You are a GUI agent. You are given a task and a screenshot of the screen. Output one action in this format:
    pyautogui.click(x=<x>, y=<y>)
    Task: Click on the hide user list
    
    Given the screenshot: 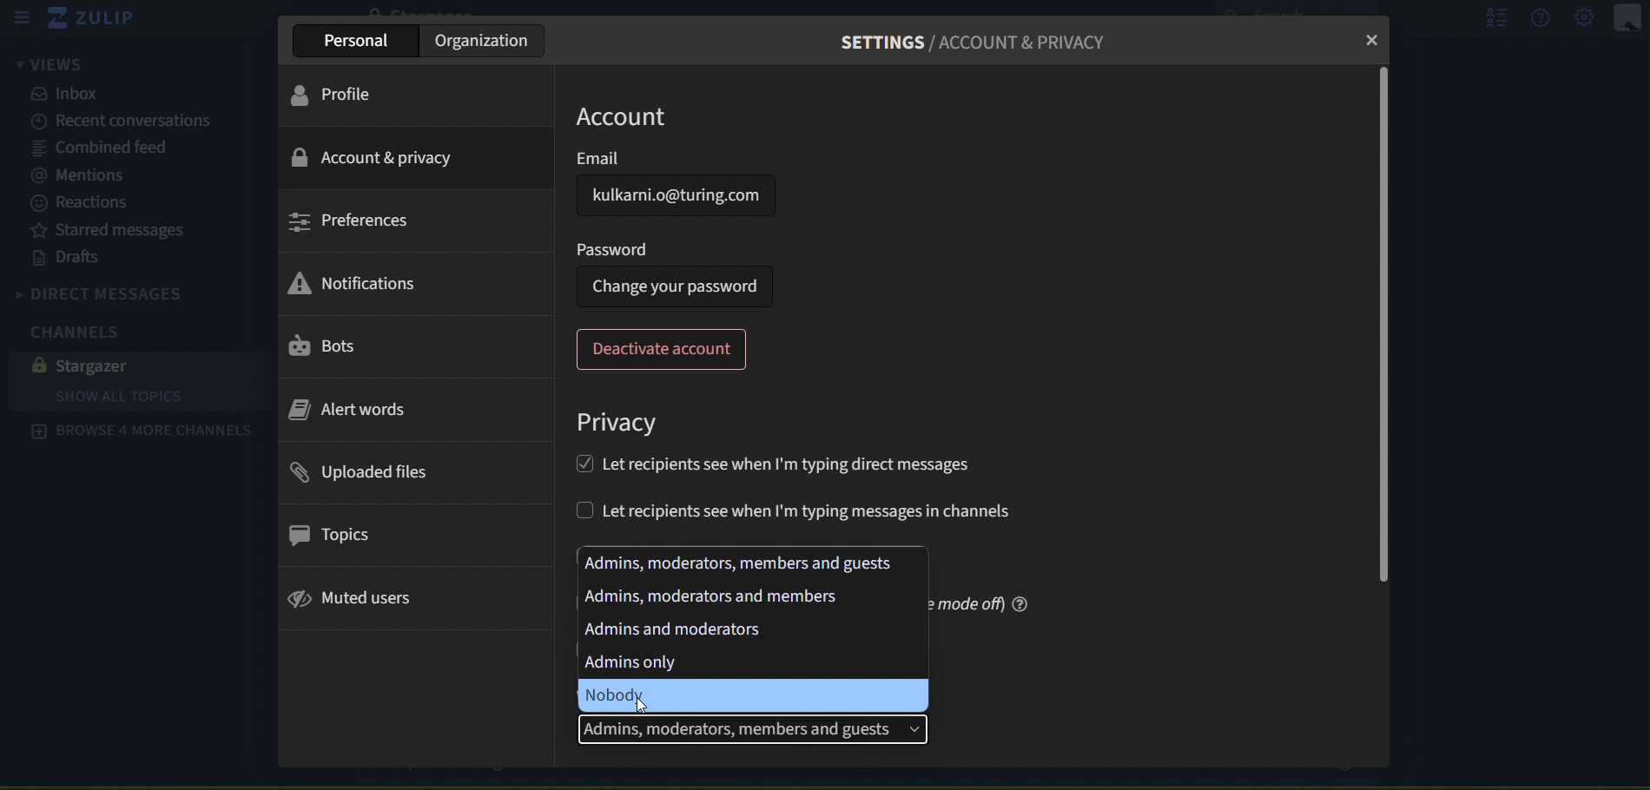 What is the action you would take?
    pyautogui.click(x=1489, y=17)
    